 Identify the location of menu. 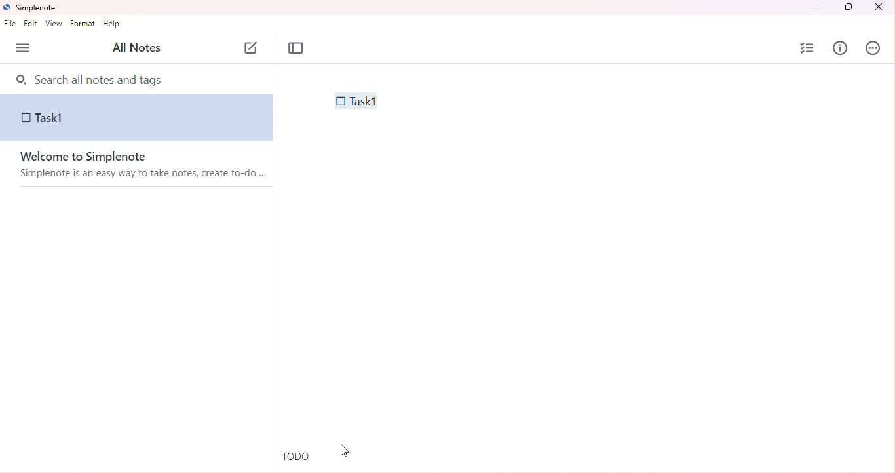
(23, 48).